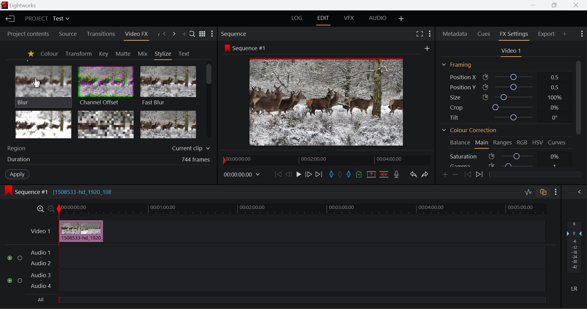 This screenshot has height=309, width=587. I want to click on Balance, so click(460, 143).